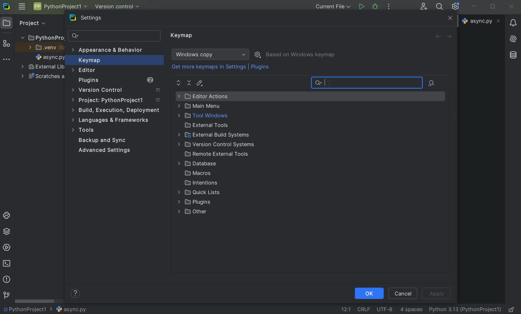 Image resolution: width=521 pixels, height=314 pixels. I want to click on forward, so click(450, 37).